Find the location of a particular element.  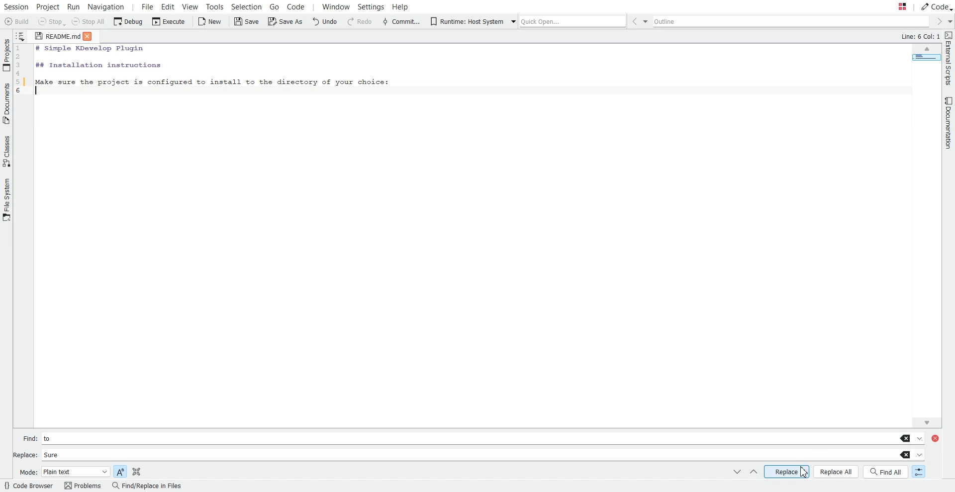

Stash is located at coordinates (892, 7).